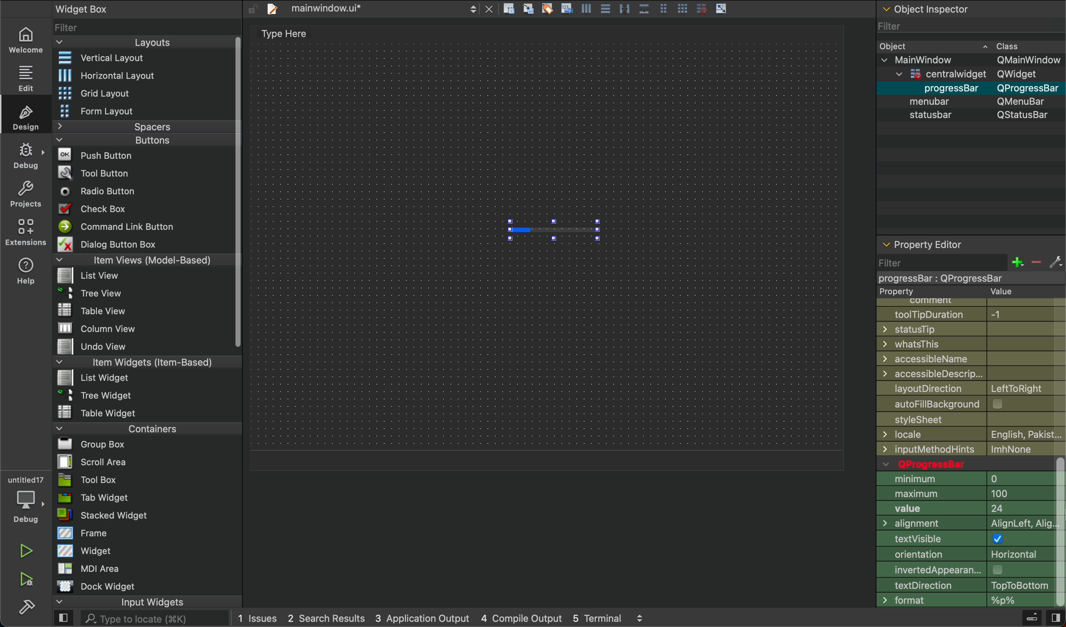  What do you see at coordinates (27, 579) in the screenshot?
I see `run and debug` at bounding box center [27, 579].